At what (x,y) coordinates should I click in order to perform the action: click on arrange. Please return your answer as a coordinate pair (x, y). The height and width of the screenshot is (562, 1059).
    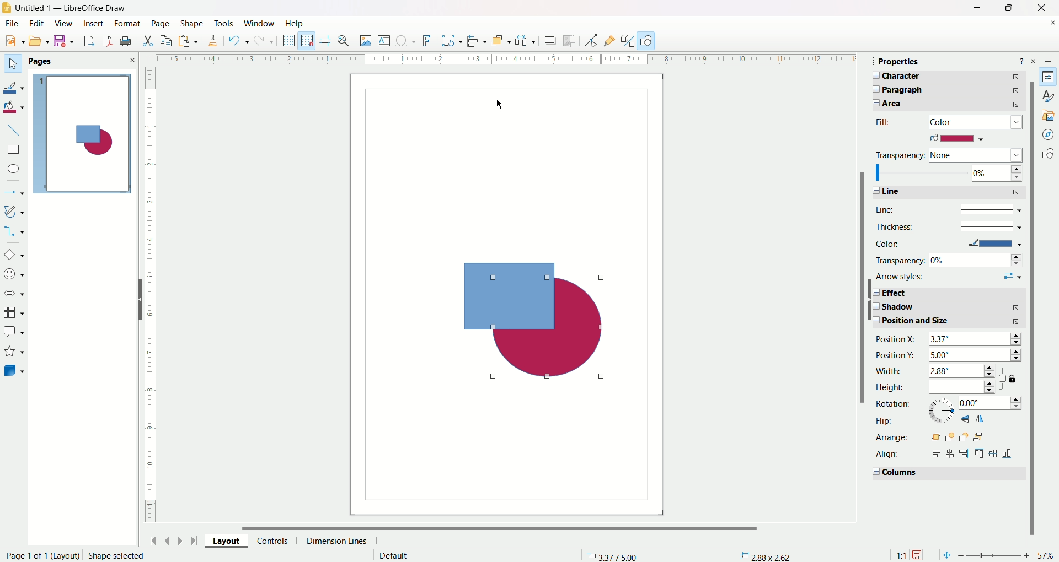
    Looking at the image, I should click on (933, 436).